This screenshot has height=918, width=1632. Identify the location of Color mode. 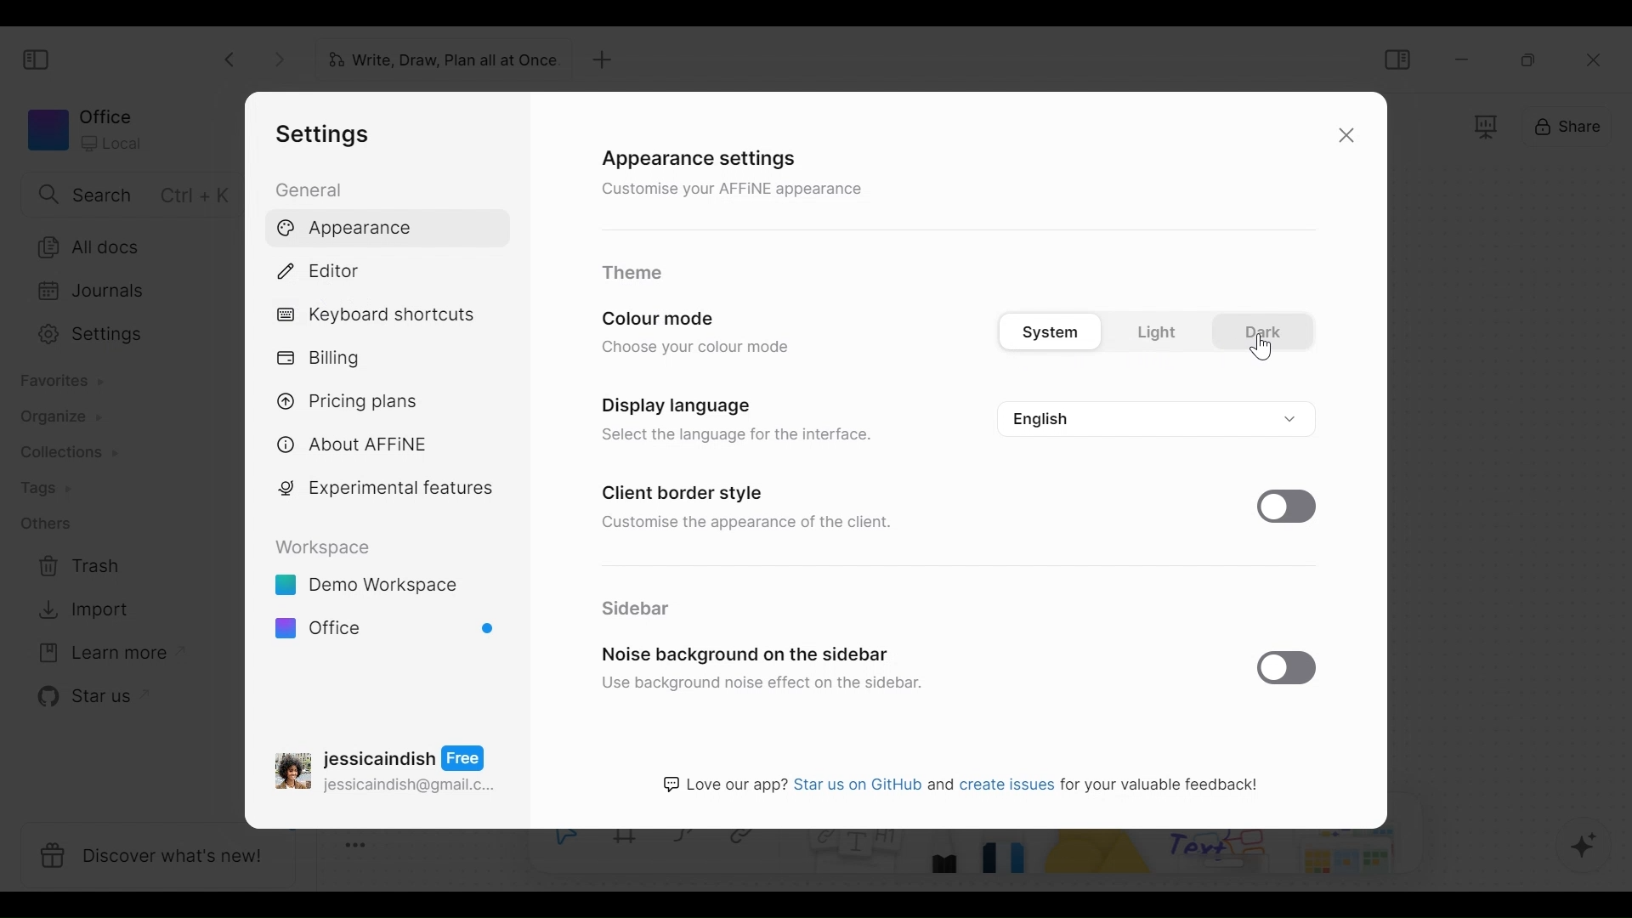
(698, 331).